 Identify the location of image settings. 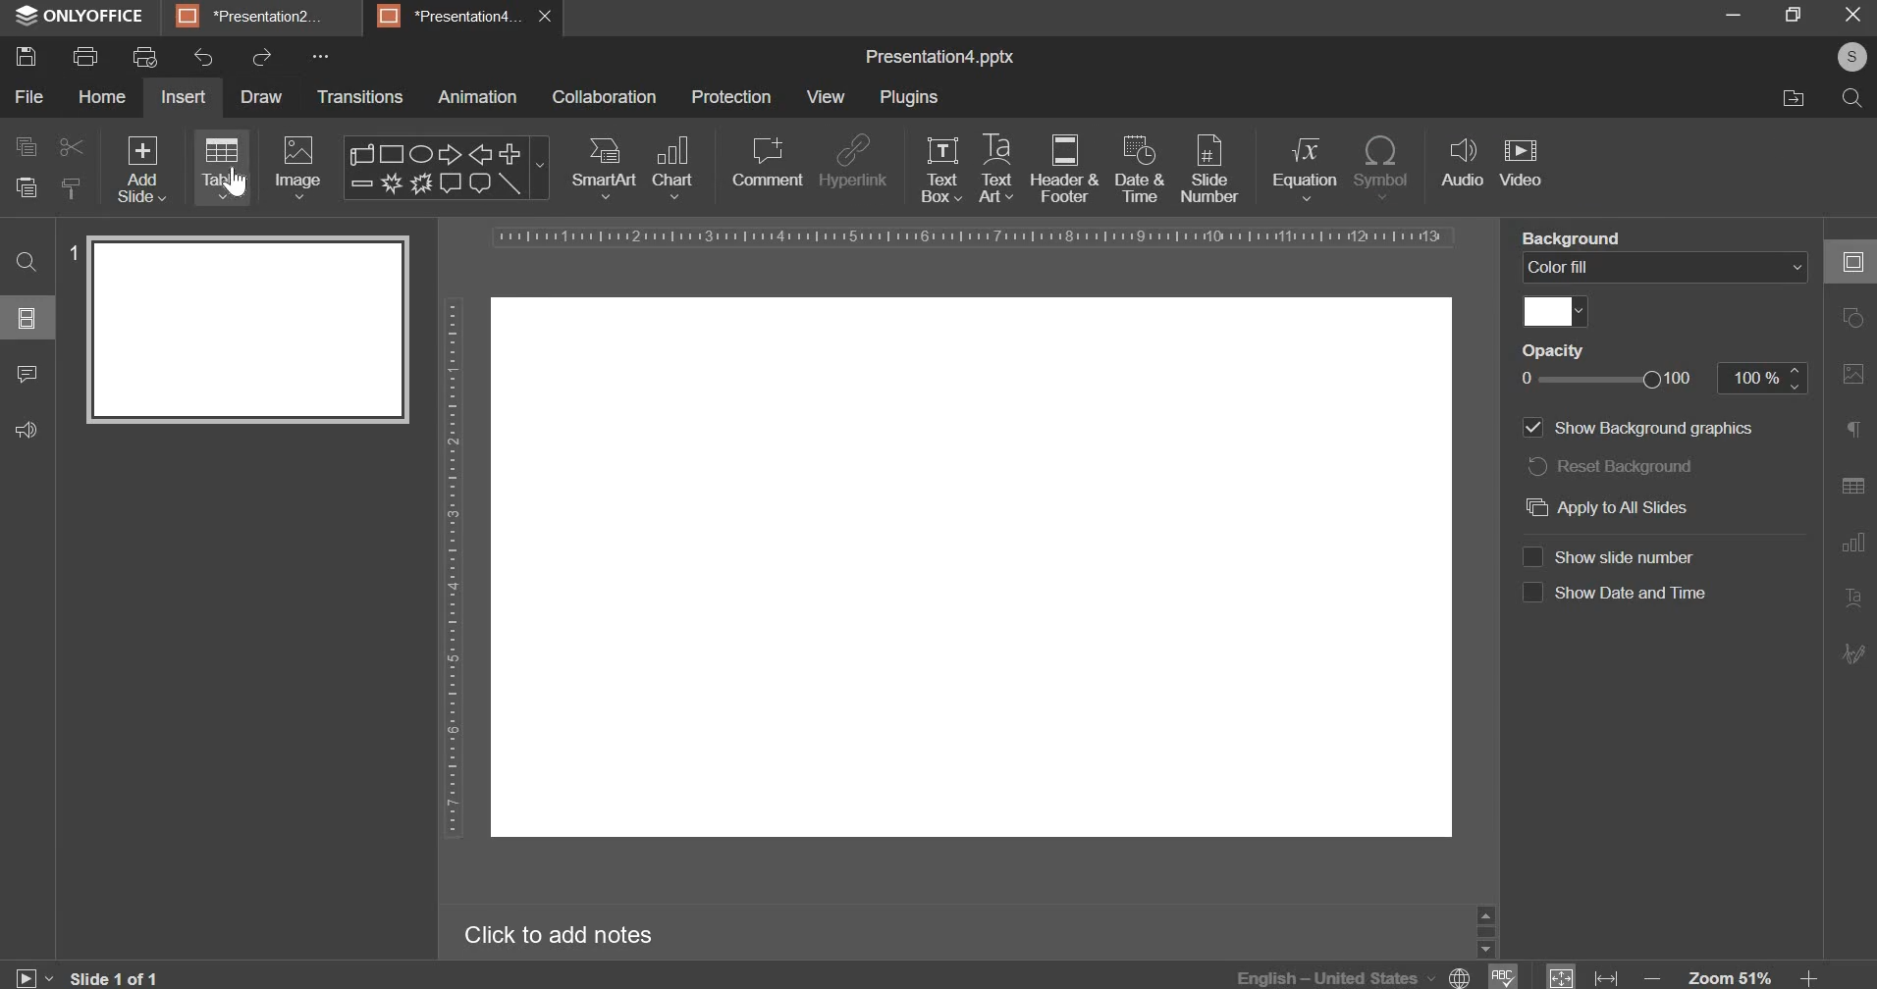
(1853, 375).